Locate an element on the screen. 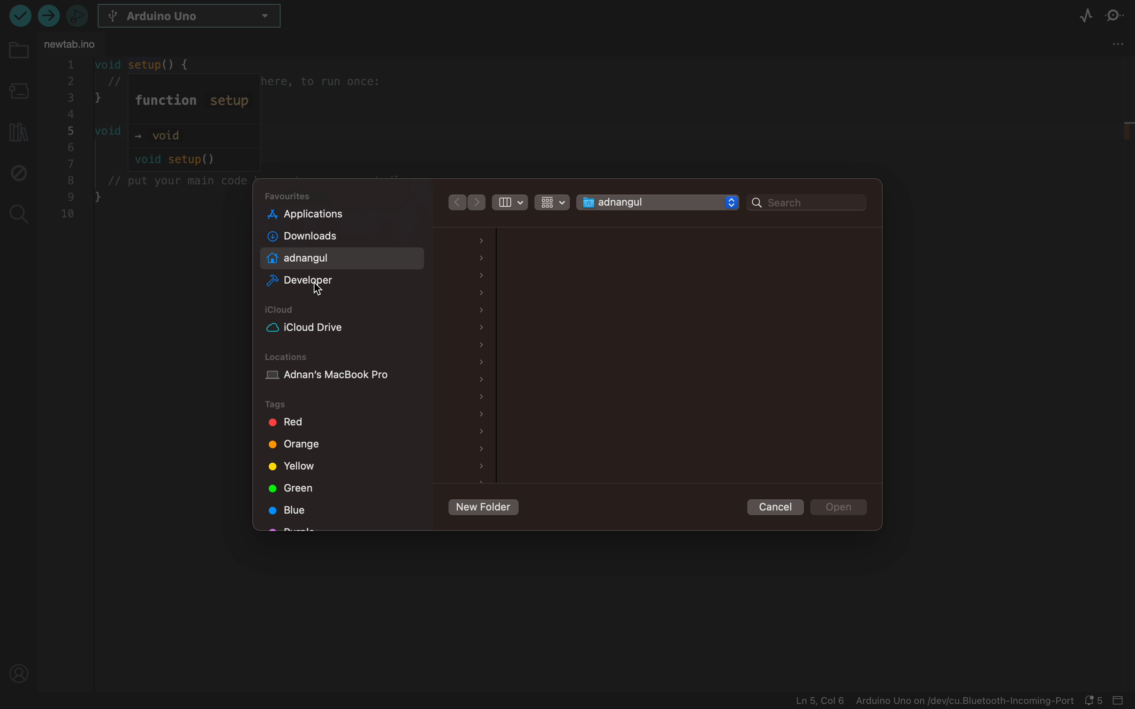 This screenshot has width=1135, height=709. new folder is located at coordinates (483, 508).